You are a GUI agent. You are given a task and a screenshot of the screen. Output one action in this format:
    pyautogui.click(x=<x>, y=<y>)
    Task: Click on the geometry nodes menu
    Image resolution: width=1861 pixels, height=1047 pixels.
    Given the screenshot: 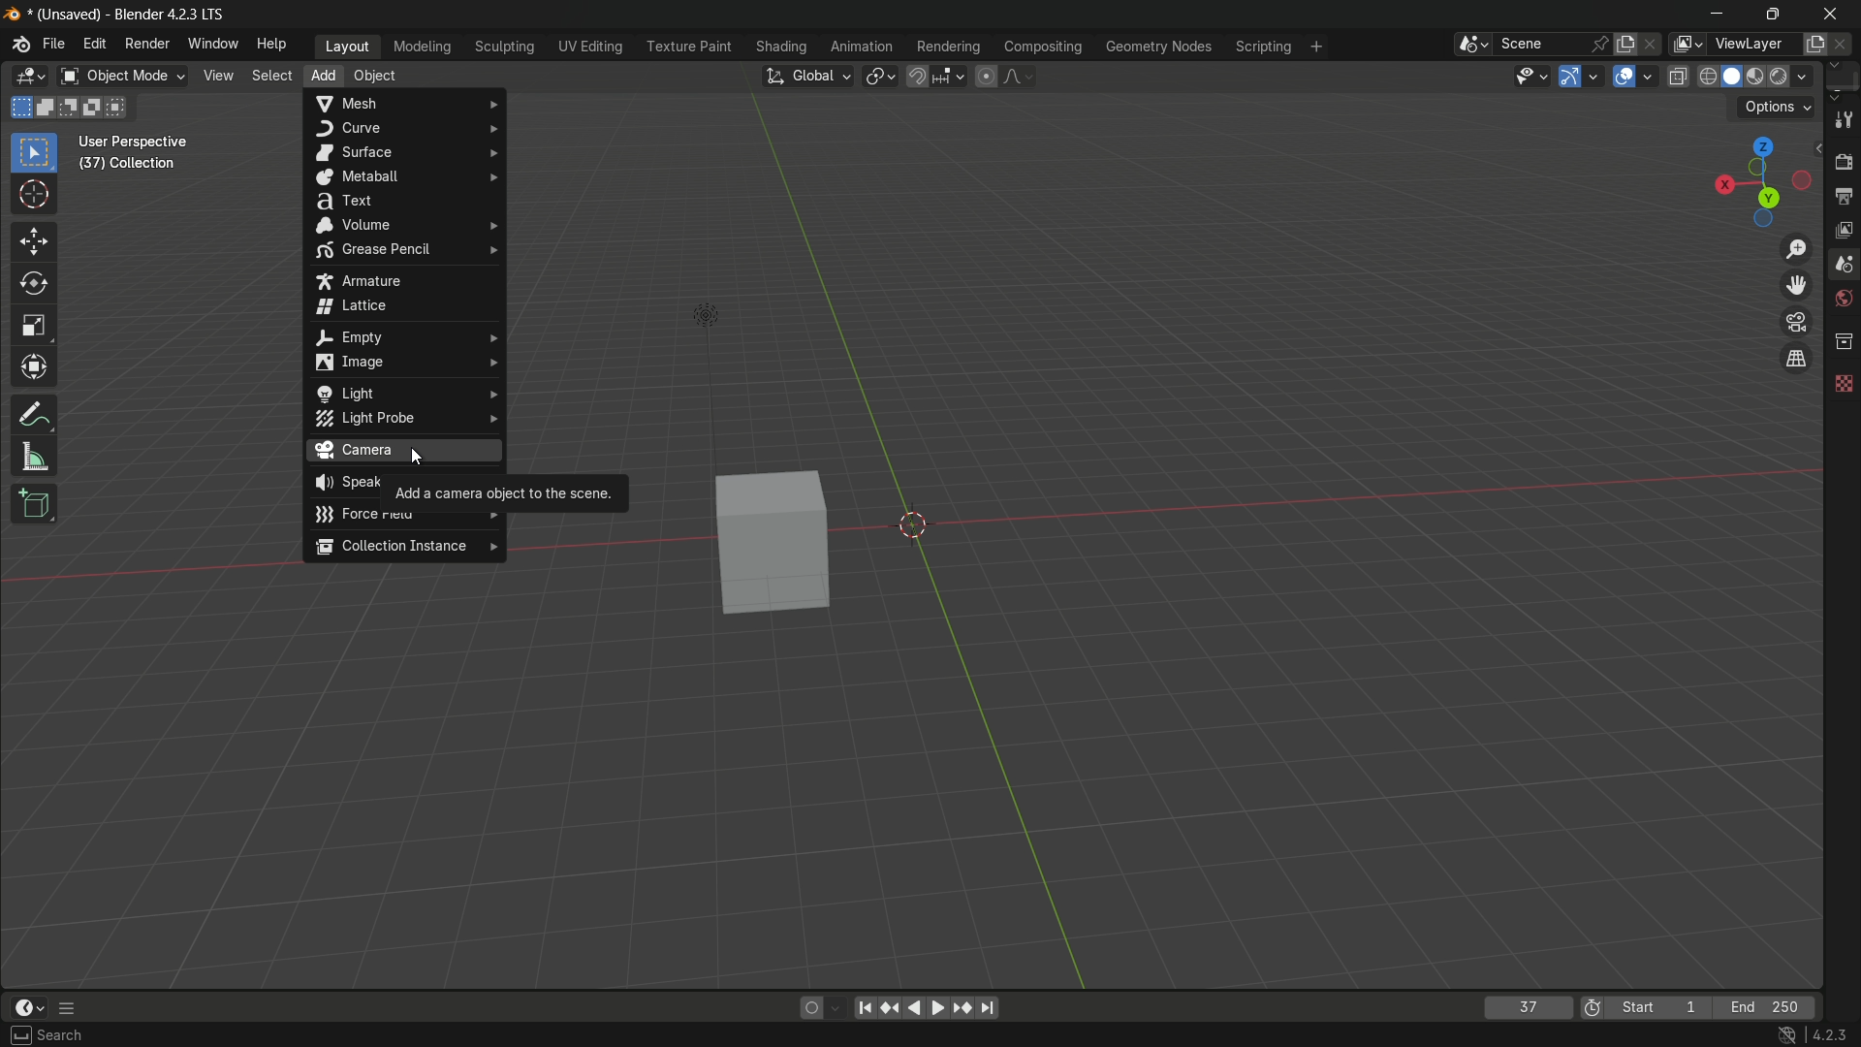 What is the action you would take?
    pyautogui.click(x=1157, y=47)
    